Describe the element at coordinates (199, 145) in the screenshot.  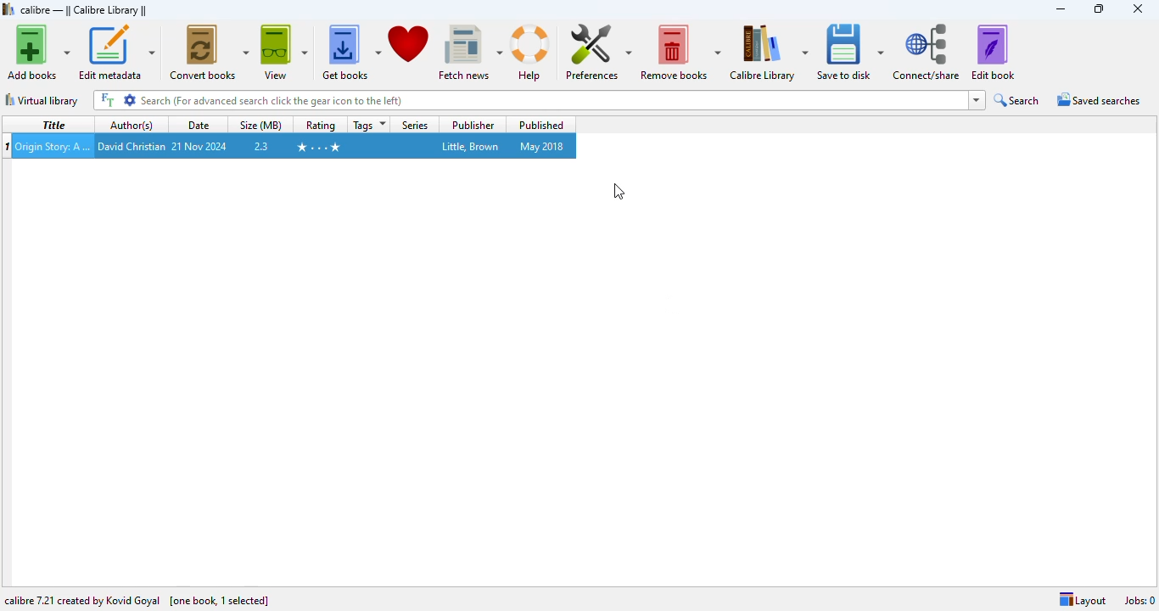
I see `21 Nov 2024` at that location.